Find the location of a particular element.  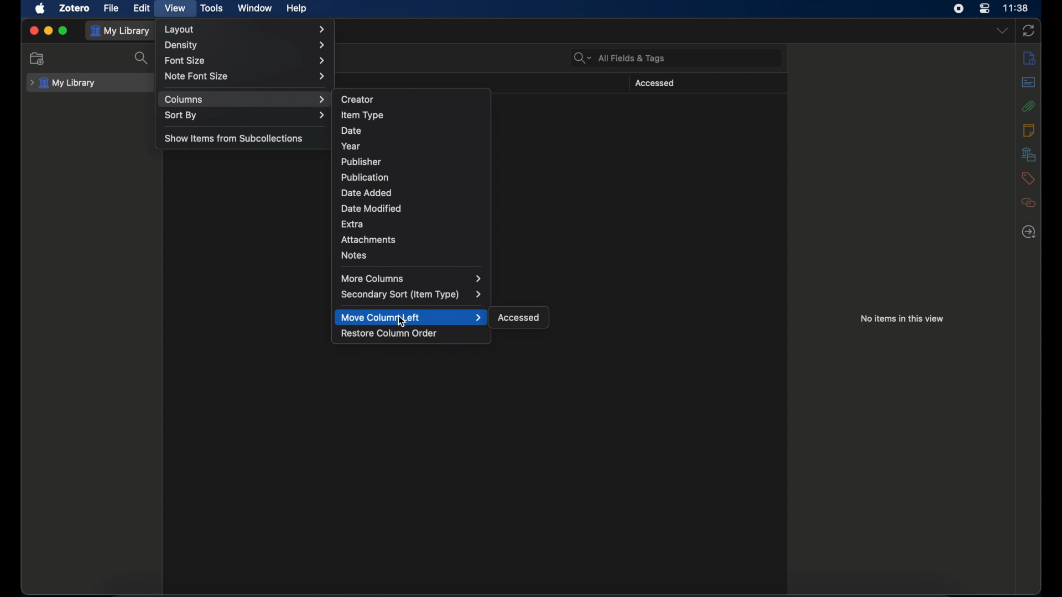

date modified is located at coordinates (372, 208).